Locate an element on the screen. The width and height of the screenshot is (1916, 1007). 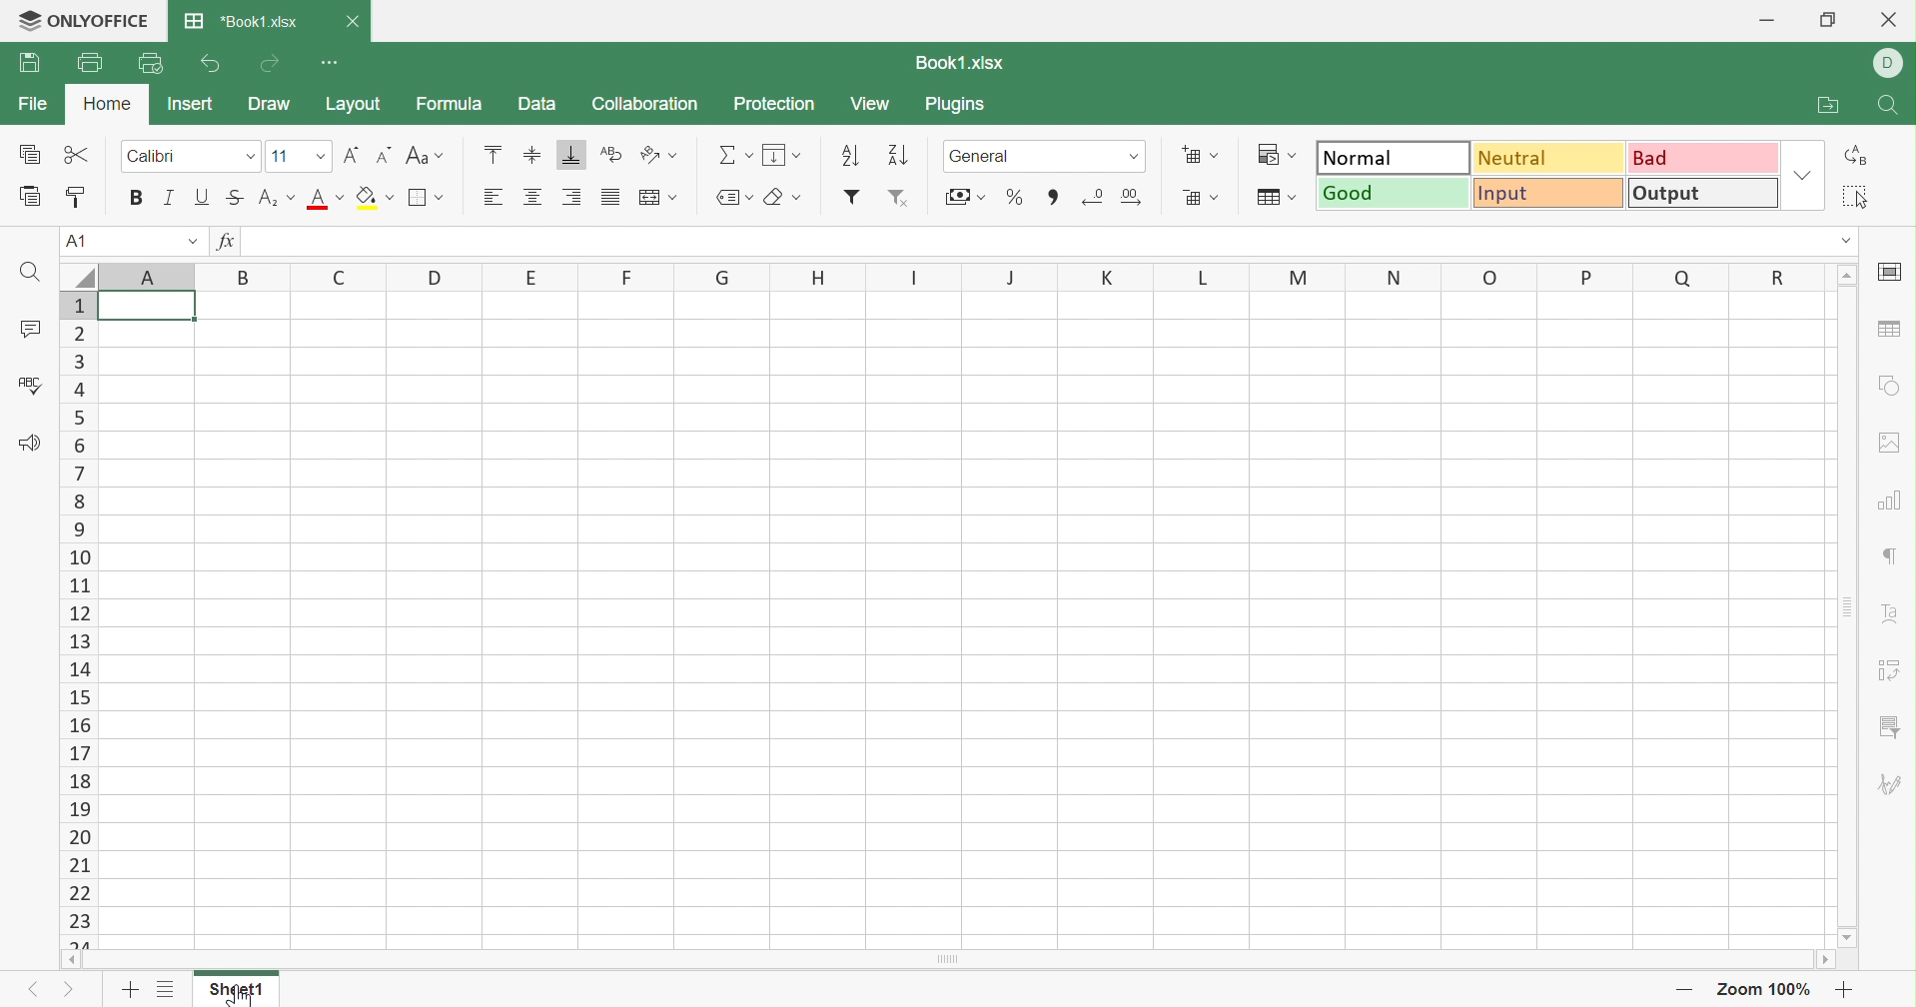
A1 is located at coordinates (83, 240).